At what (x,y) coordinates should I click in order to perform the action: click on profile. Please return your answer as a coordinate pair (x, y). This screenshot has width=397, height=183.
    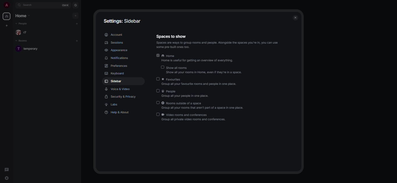
    Looking at the image, I should click on (5, 5).